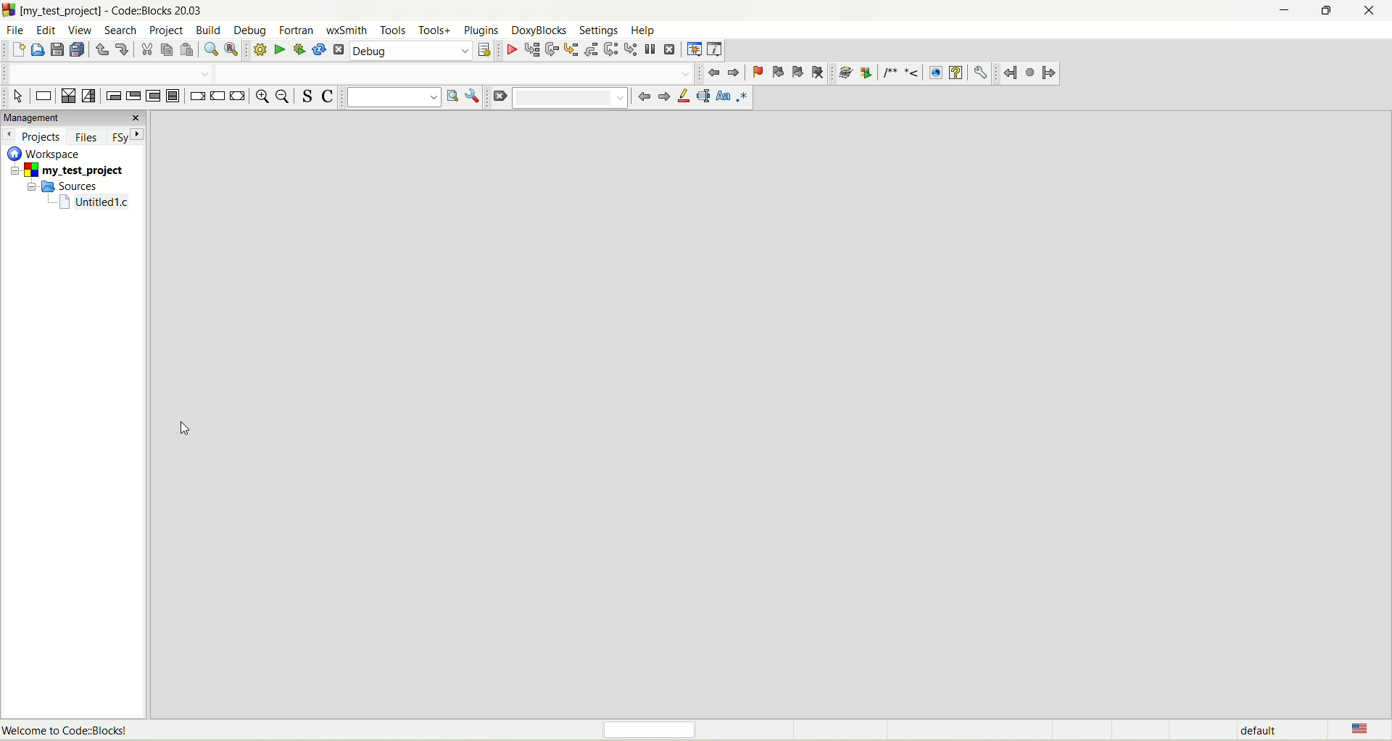 This screenshot has height=741, width=1392. What do you see at coordinates (599, 30) in the screenshot?
I see `settings` at bounding box center [599, 30].